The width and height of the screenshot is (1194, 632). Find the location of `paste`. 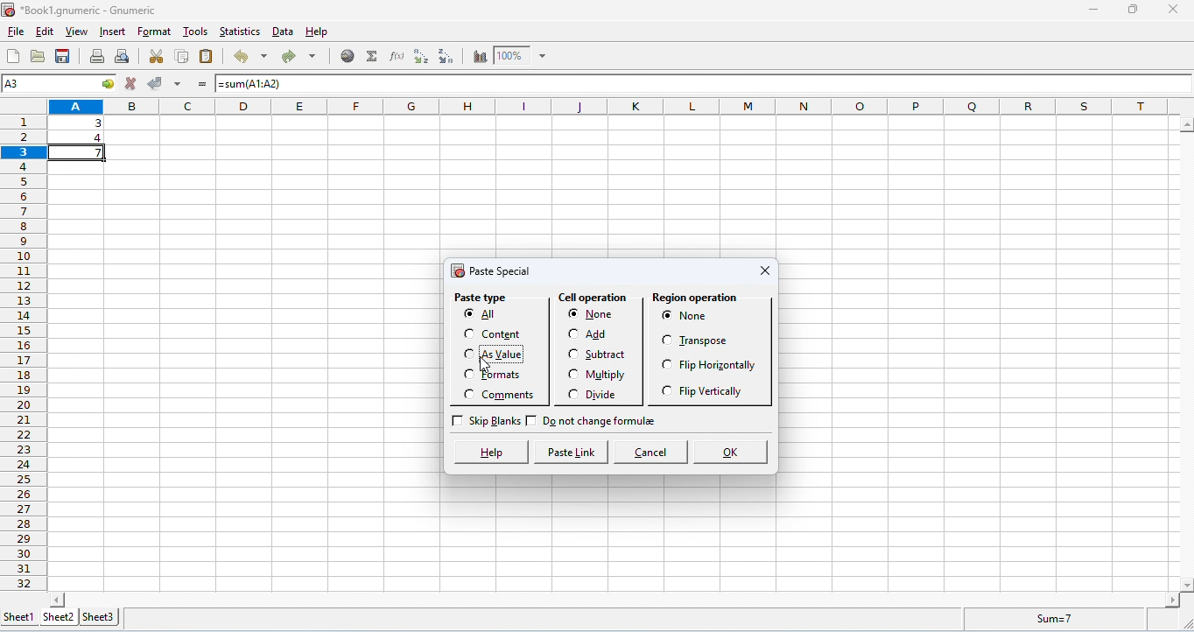

paste is located at coordinates (207, 56).